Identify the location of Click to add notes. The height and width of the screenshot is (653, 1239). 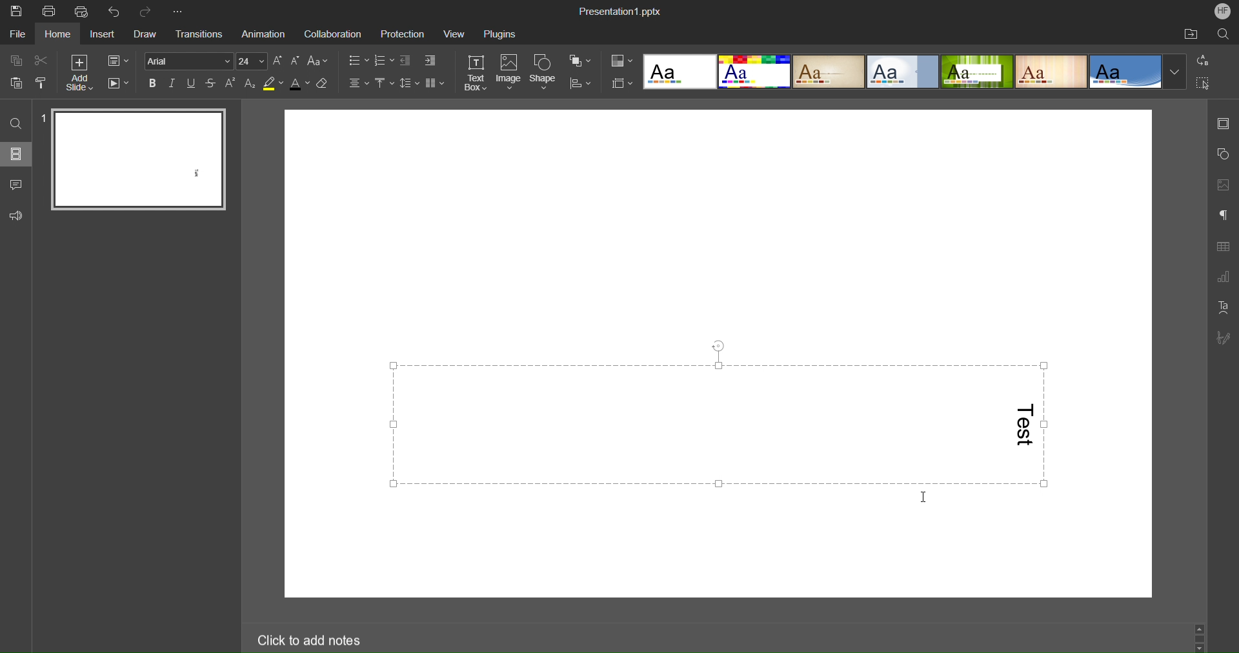
(353, 639).